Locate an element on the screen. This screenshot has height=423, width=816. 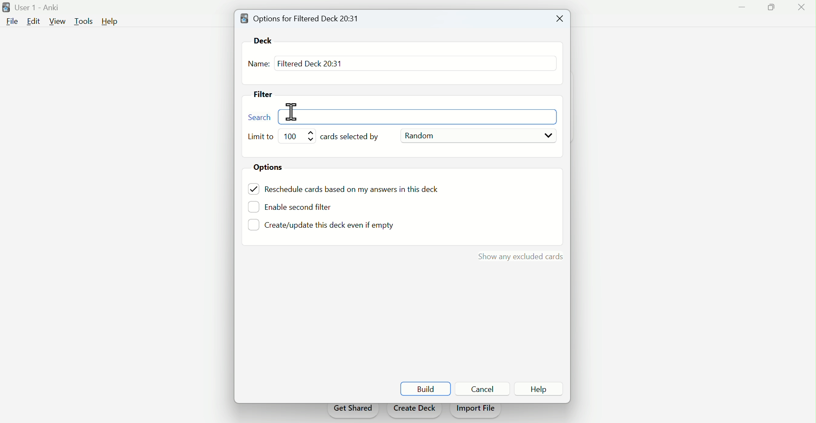
Close tab is located at coordinates (558, 19).